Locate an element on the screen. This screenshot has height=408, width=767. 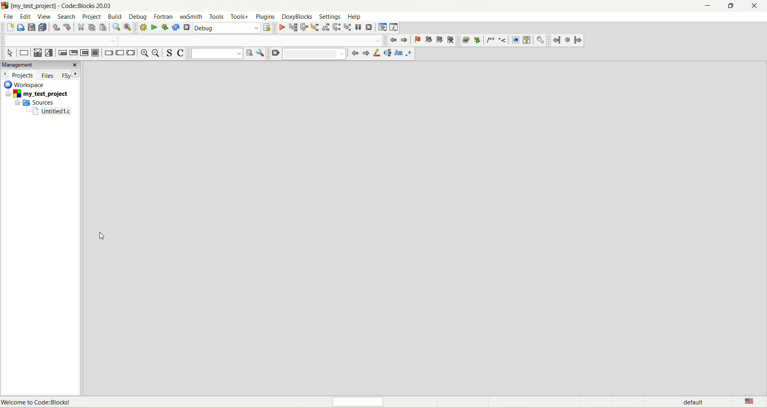
various info is located at coordinates (395, 27).